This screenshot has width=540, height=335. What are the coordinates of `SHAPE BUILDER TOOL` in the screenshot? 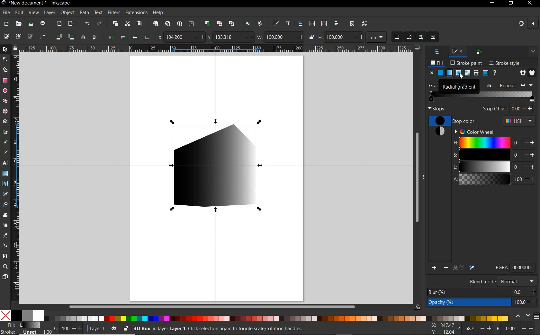 It's located at (5, 70).